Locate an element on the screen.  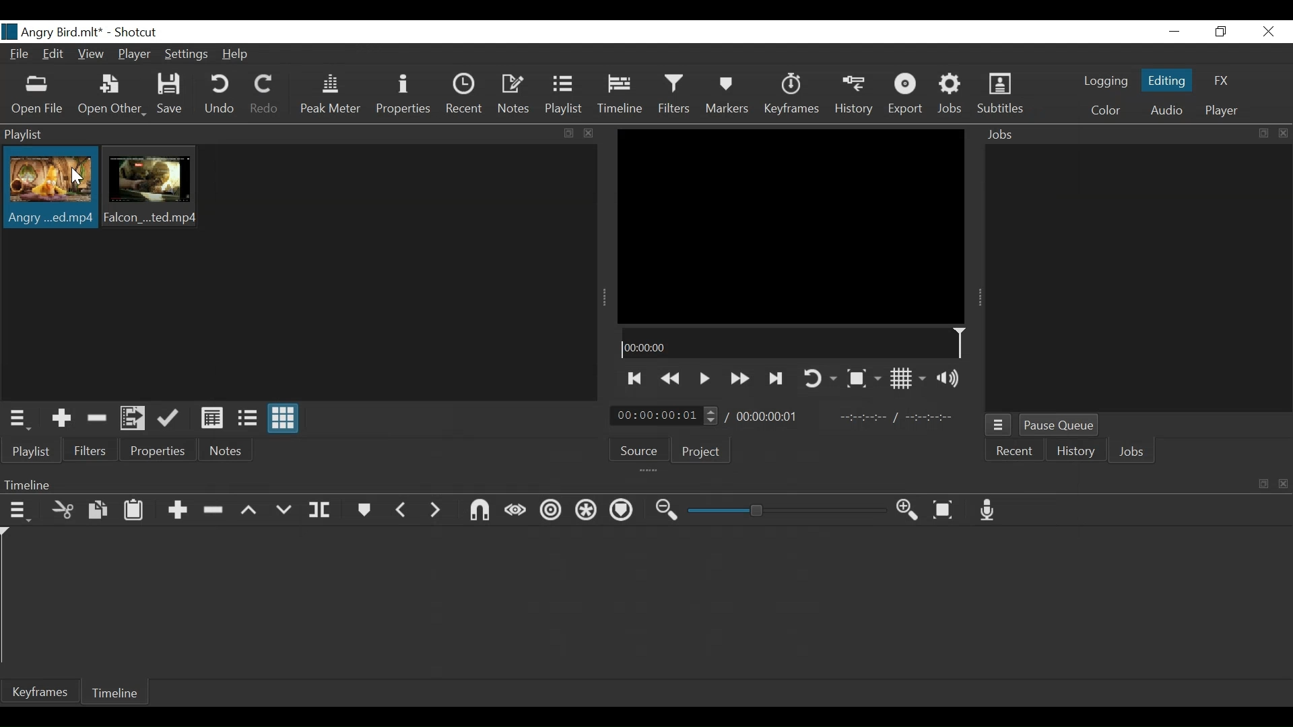
Filters is located at coordinates (91, 450).